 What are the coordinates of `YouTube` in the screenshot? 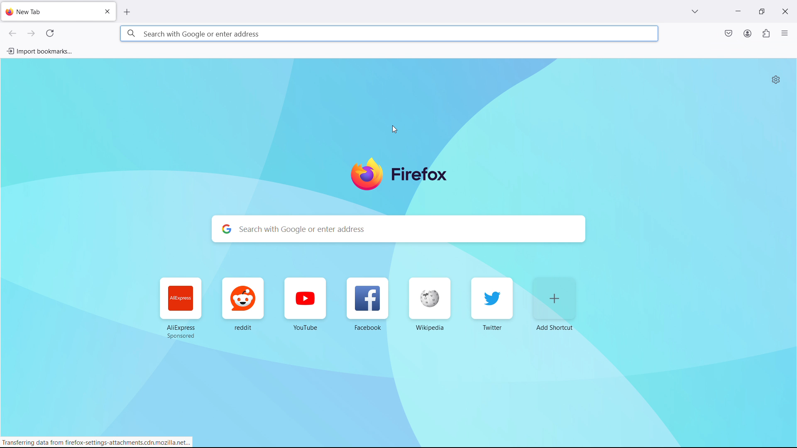 It's located at (308, 304).